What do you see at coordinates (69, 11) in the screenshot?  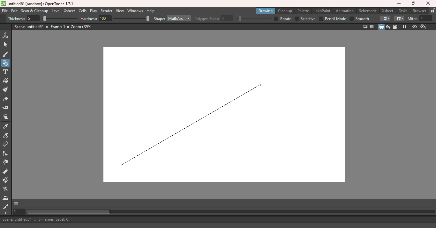 I see `Xsheet` at bounding box center [69, 11].